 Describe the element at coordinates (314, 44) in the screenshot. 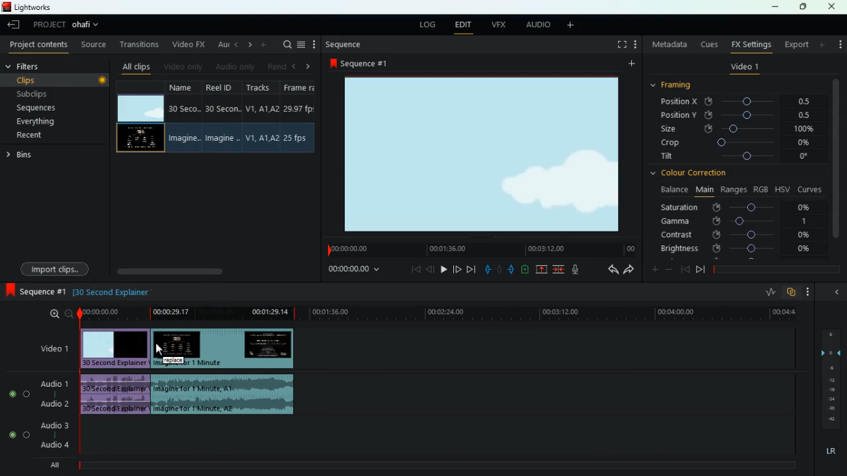

I see `more` at that location.